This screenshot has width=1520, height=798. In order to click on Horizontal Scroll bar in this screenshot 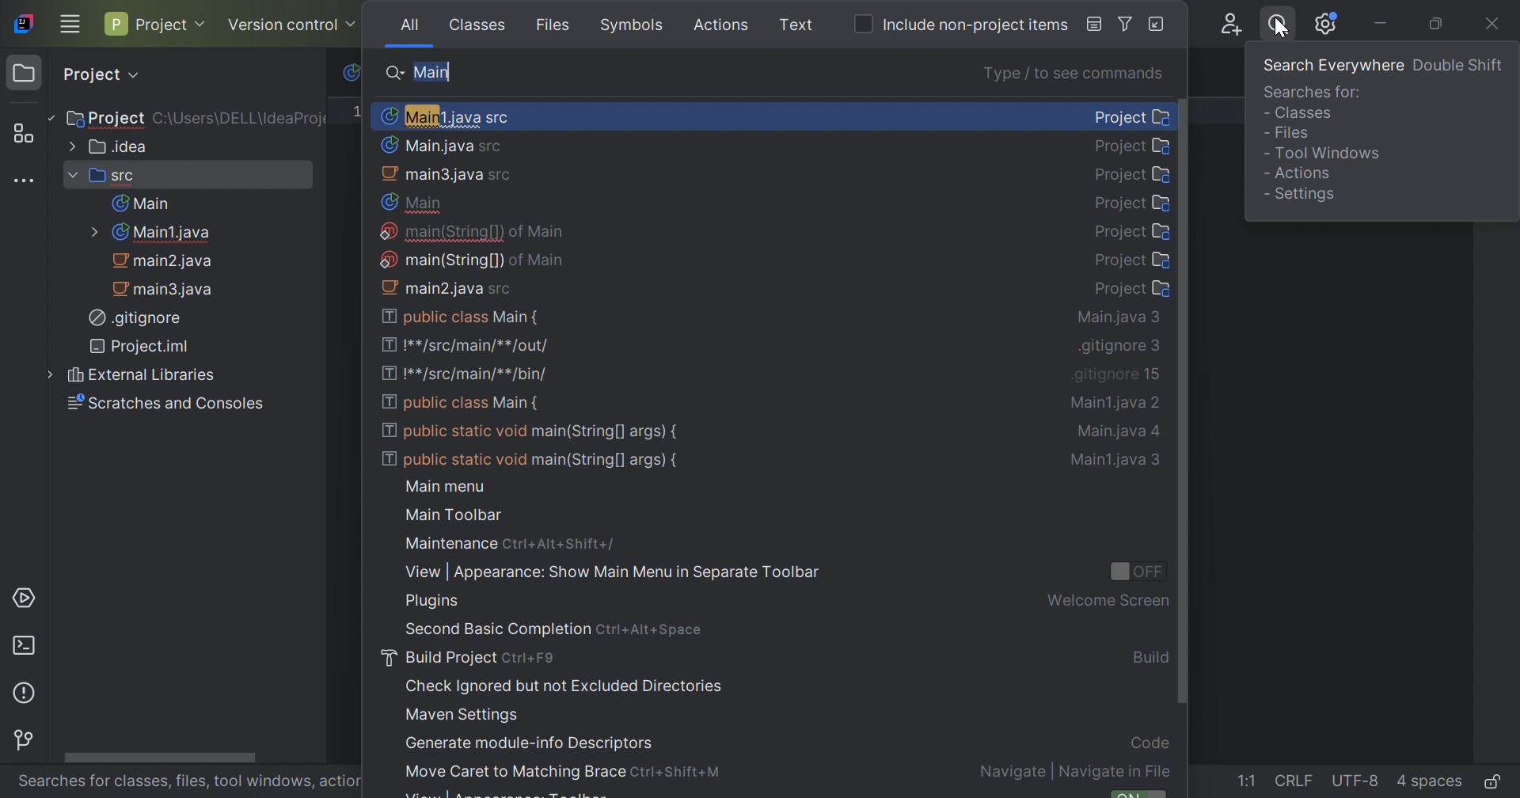, I will do `click(158, 756)`.